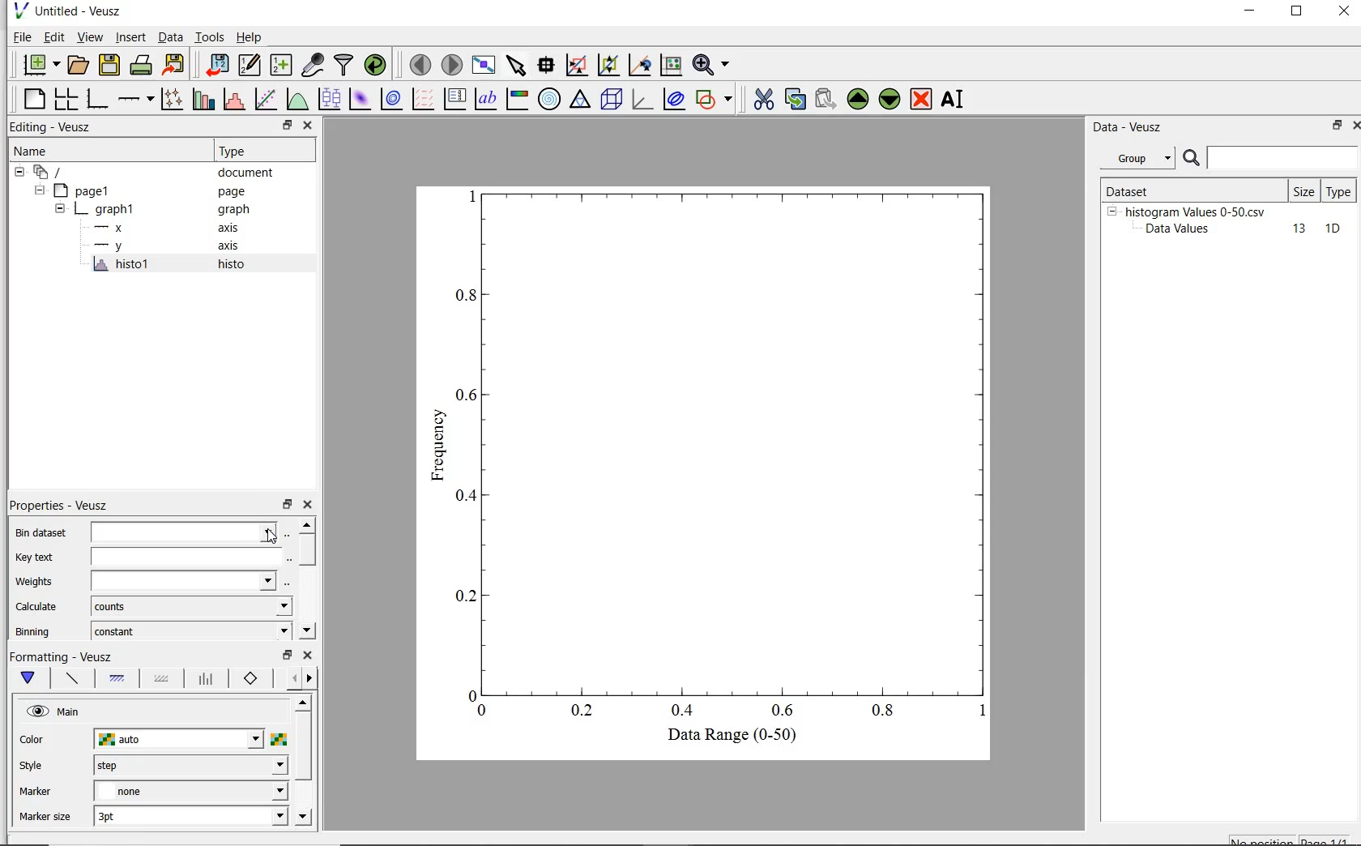 The image size is (1361, 846). I want to click on move down the selected widget, so click(890, 101).